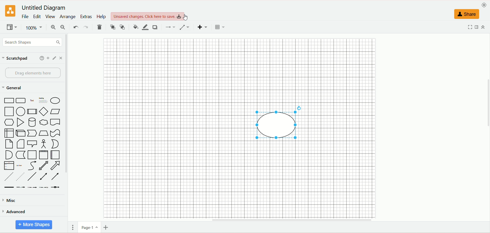 This screenshot has height=233, width=490. I want to click on card, so click(20, 144).